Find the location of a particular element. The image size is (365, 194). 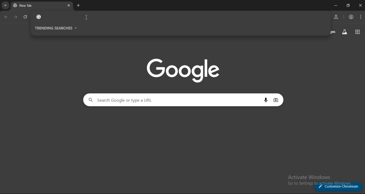

menu is located at coordinates (361, 17).